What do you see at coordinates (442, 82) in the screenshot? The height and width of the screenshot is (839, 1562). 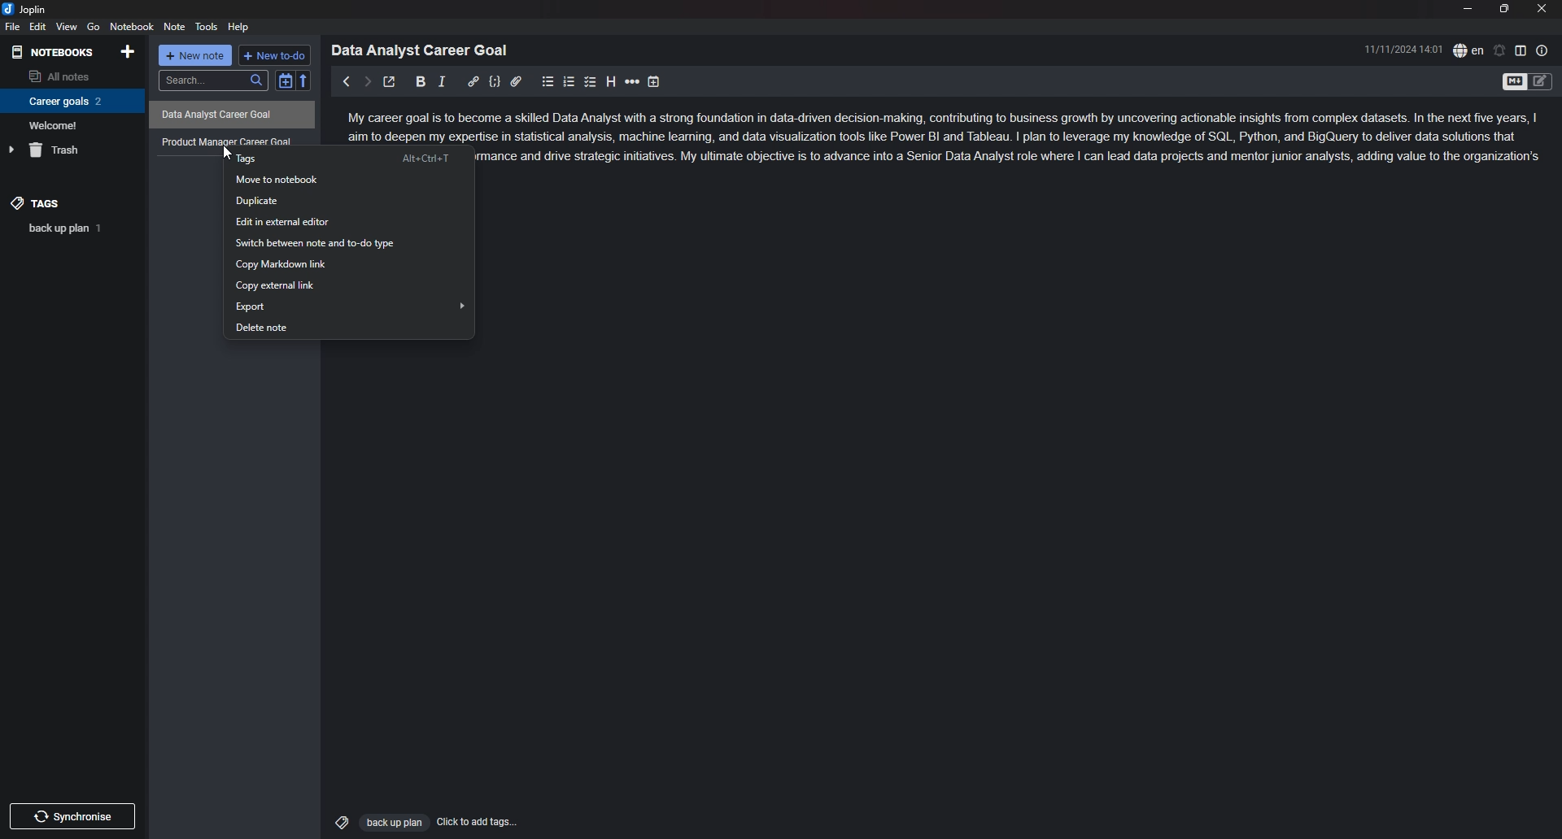 I see `italic` at bounding box center [442, 82].